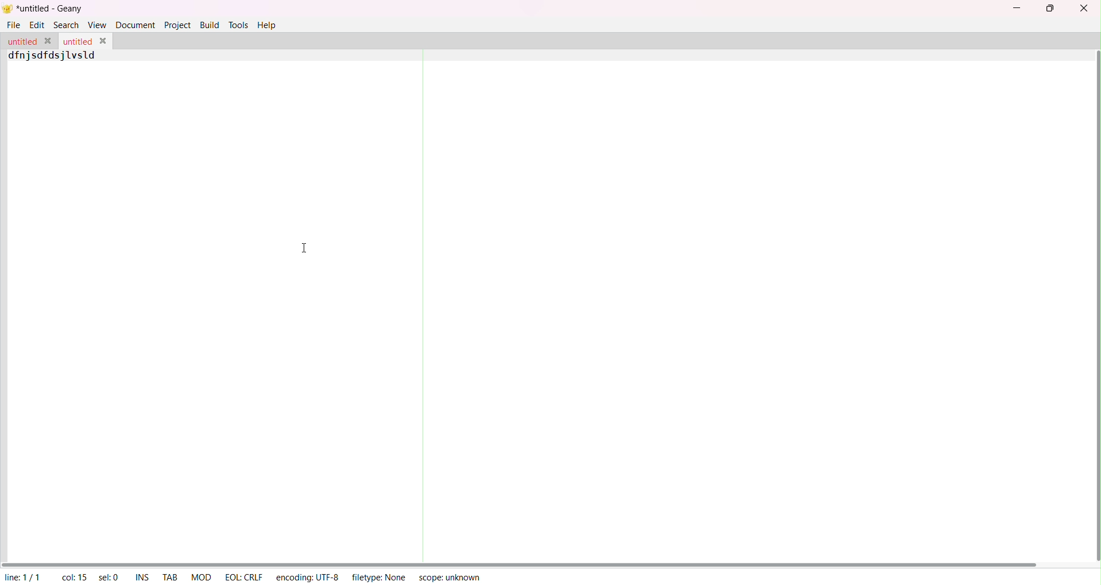  Describe the element at coordinates (38, 25) in the screenshot. I see `edit` at that location.